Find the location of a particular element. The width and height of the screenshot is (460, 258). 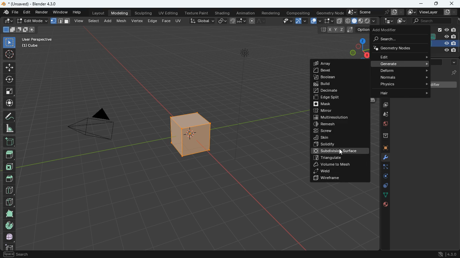

link is located at coordinates (223, 20).